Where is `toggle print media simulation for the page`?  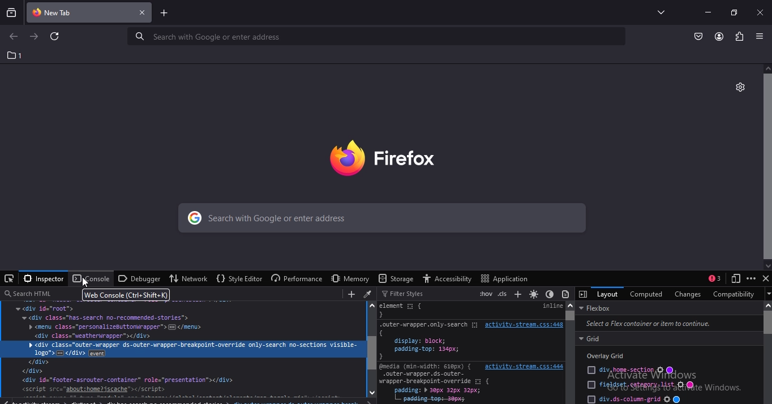
toggle print media simulation for the page is located at coordinates (566, 294).